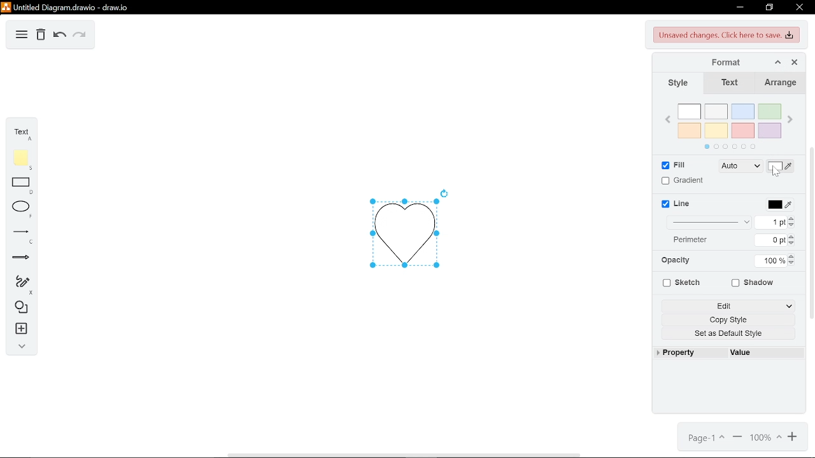  What do you see at coordinates (745, 63) in the screenshot?
I see `format` at bounding box center [745, 63].